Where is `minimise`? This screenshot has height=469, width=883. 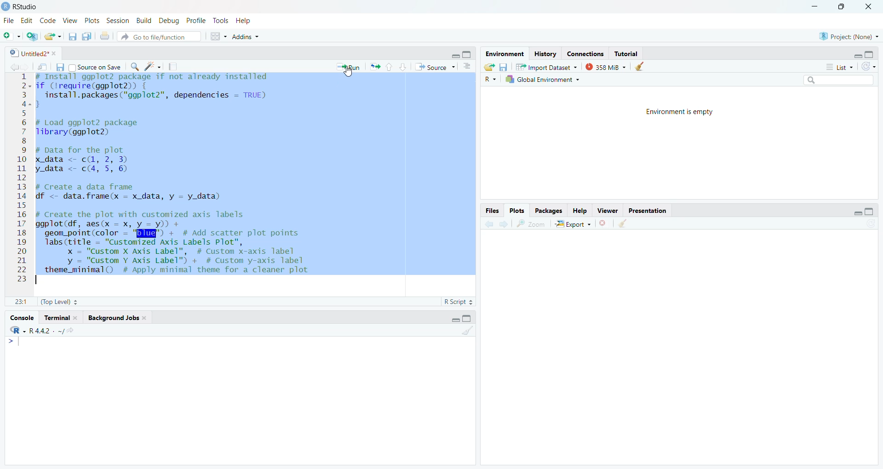
minimise is located at coordinates (858, 213).